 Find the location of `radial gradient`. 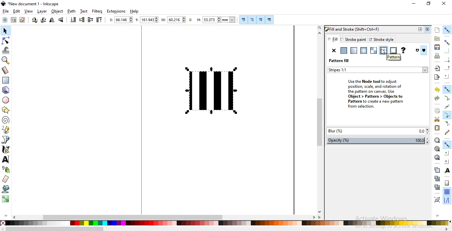

radial gradient is located at coordinates (364, 51).